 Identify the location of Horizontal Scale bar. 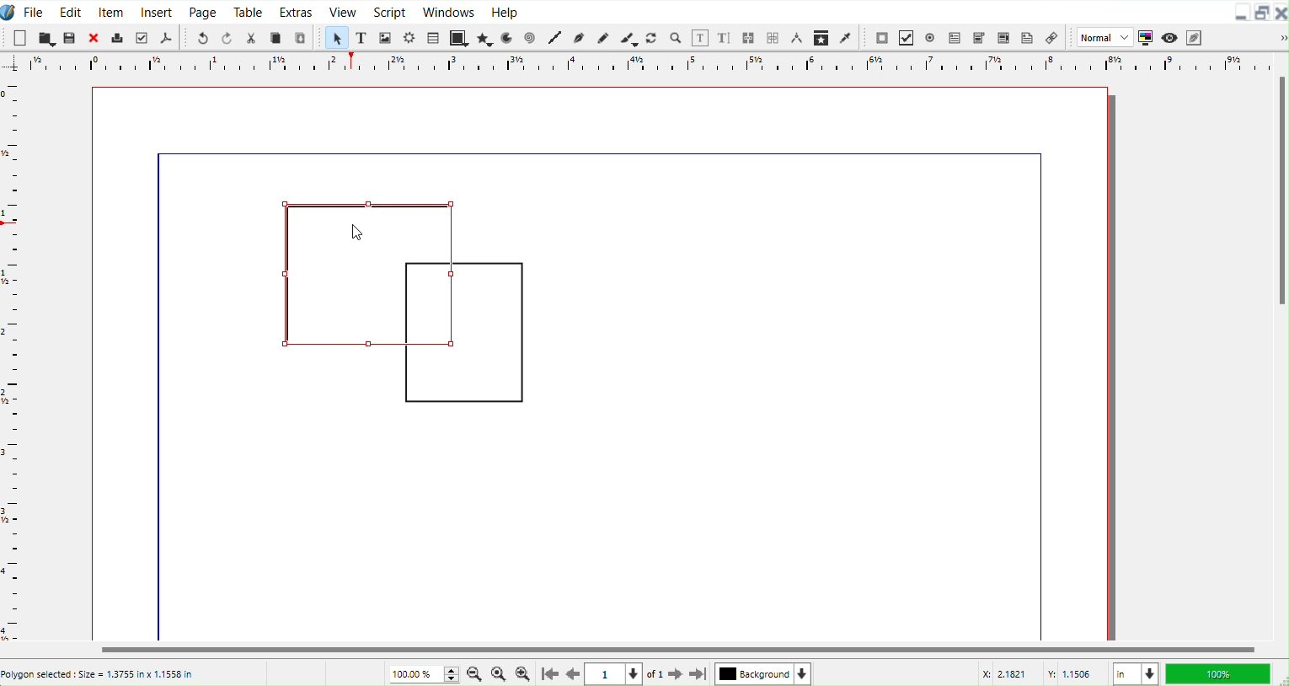
(13, 361).